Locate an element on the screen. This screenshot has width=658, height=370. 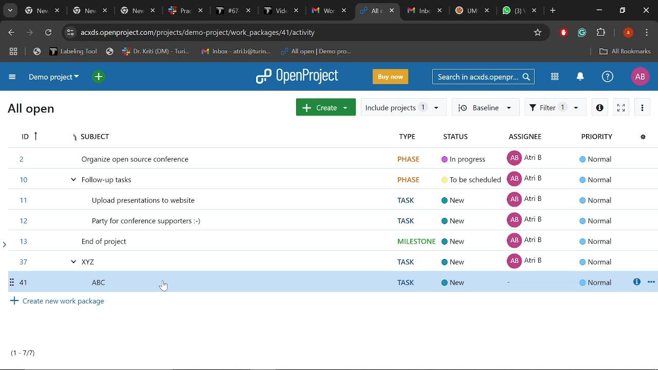
All bookmarks is located at coordinates (623, 51).